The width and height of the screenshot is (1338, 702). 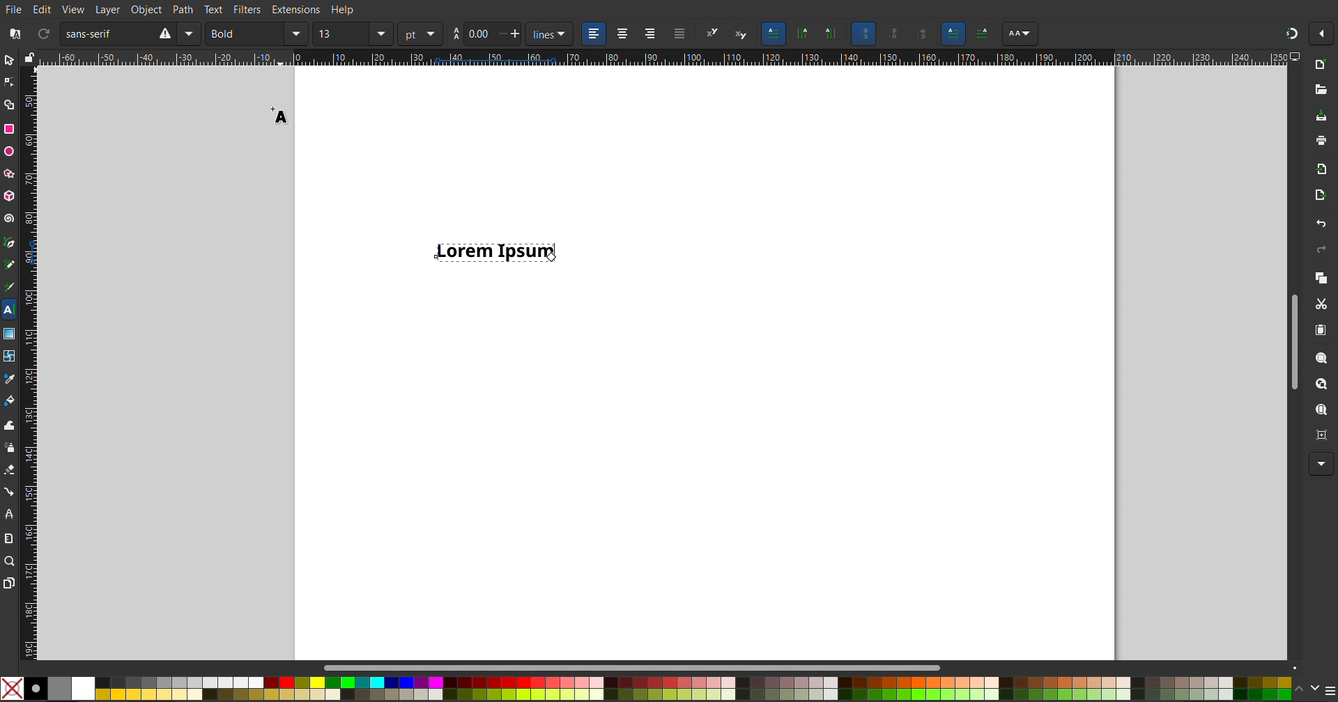 I want to click on Superscript, so click(x=712, y=34).